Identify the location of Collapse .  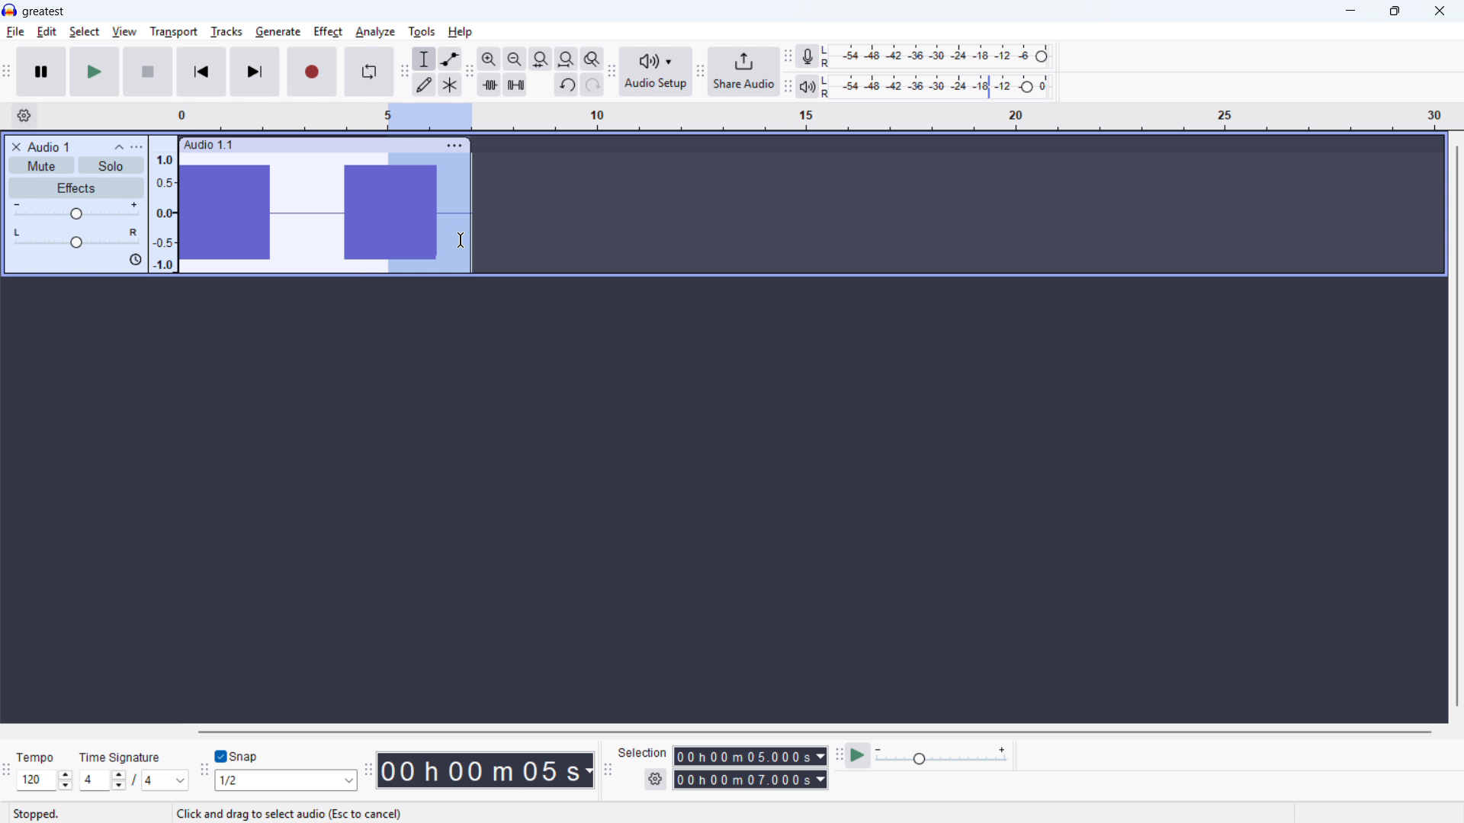
(119, 147).